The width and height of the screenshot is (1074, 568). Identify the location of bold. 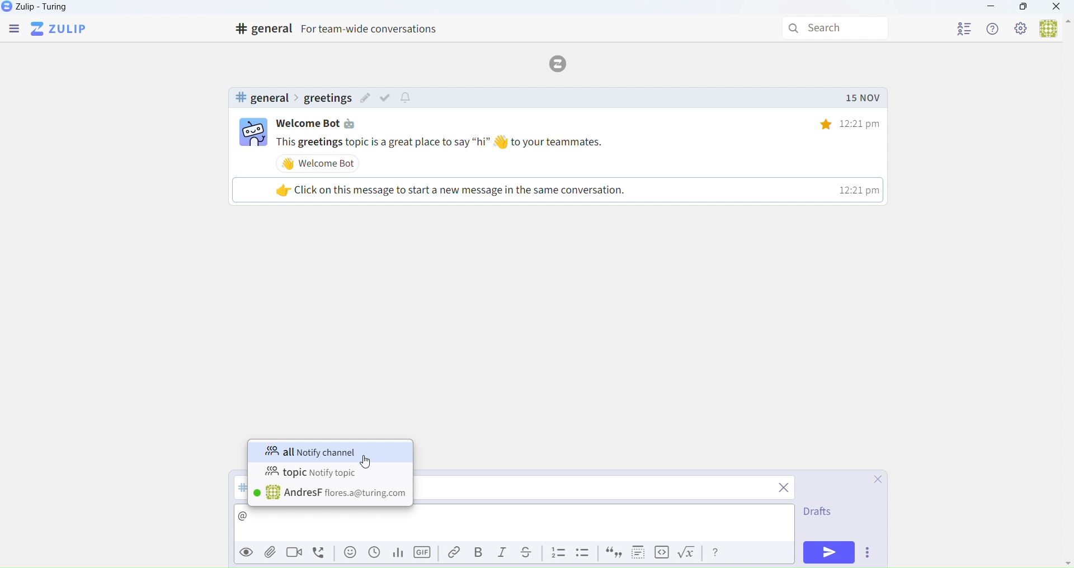
(478, 551).